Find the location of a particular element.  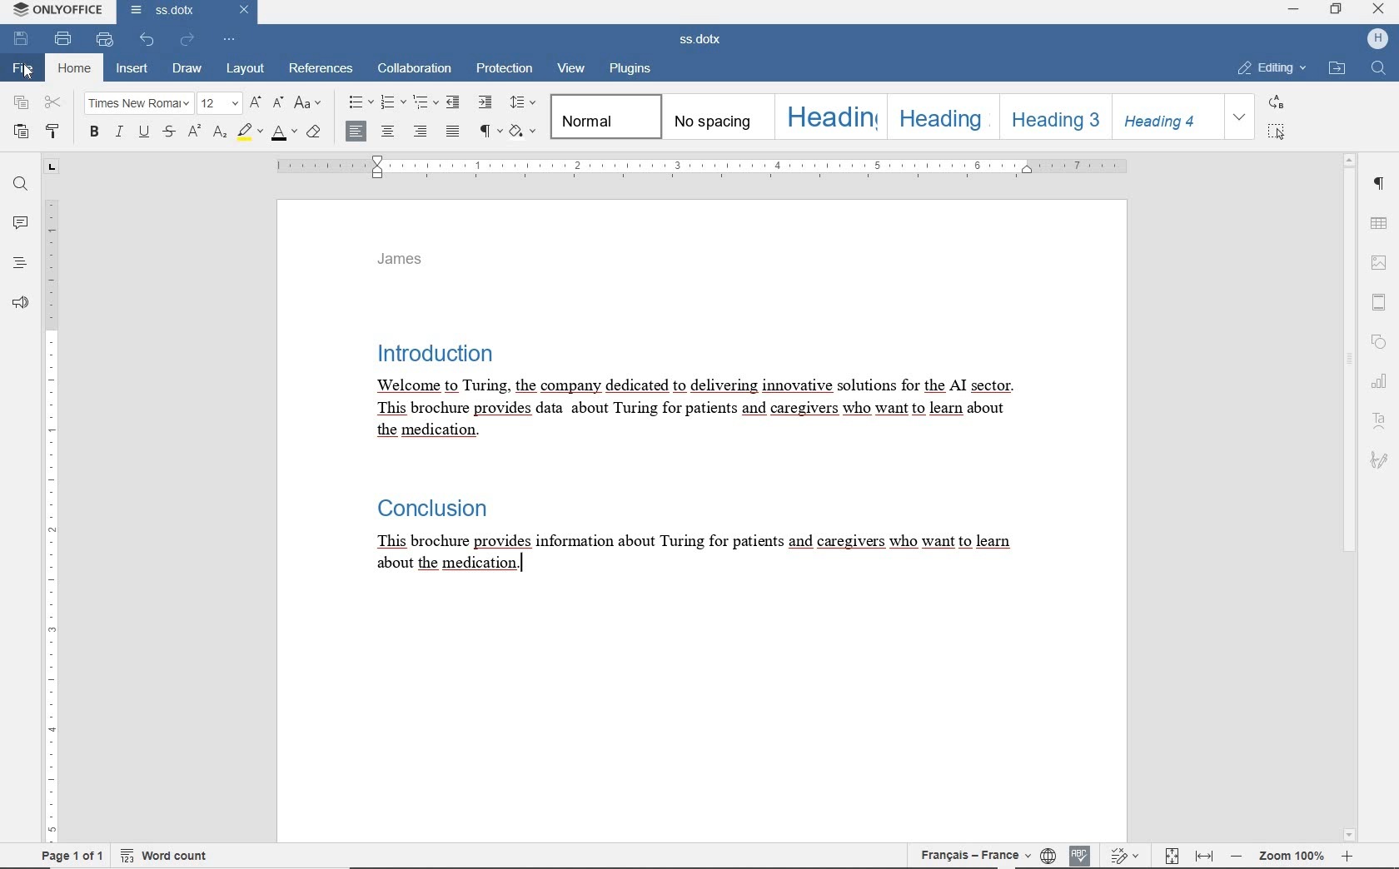

RULER is located at coordinates (47, 519).